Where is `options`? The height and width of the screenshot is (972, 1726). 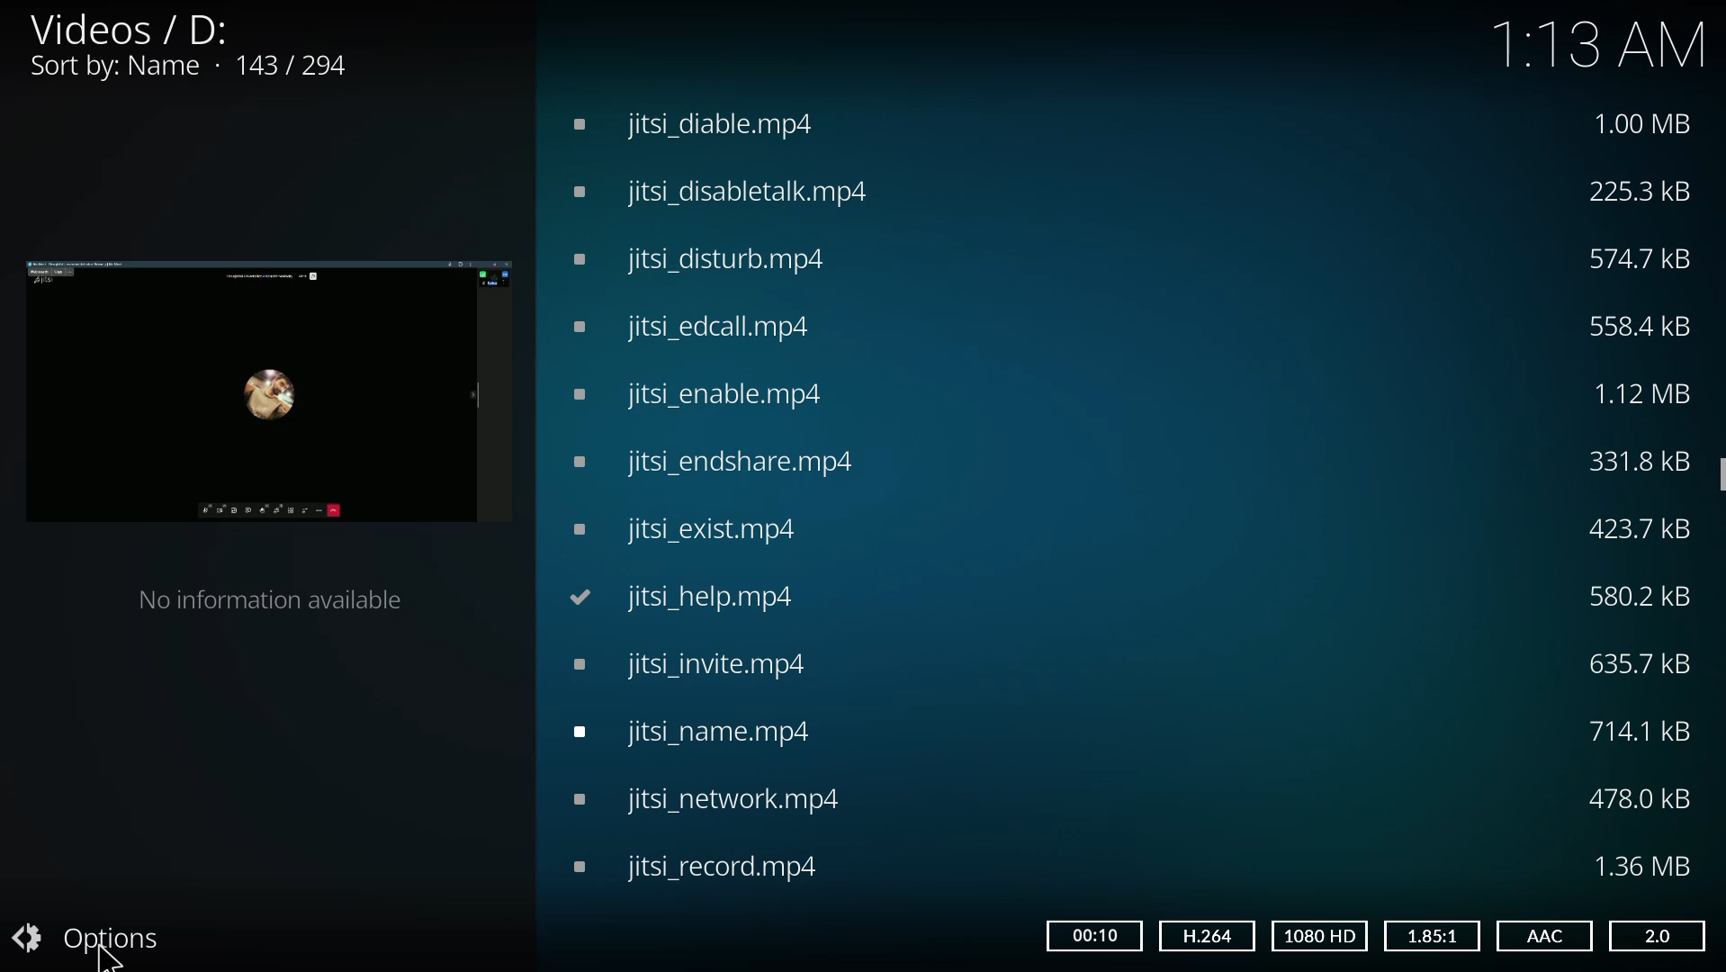
options is located at coordinates (99, 939).